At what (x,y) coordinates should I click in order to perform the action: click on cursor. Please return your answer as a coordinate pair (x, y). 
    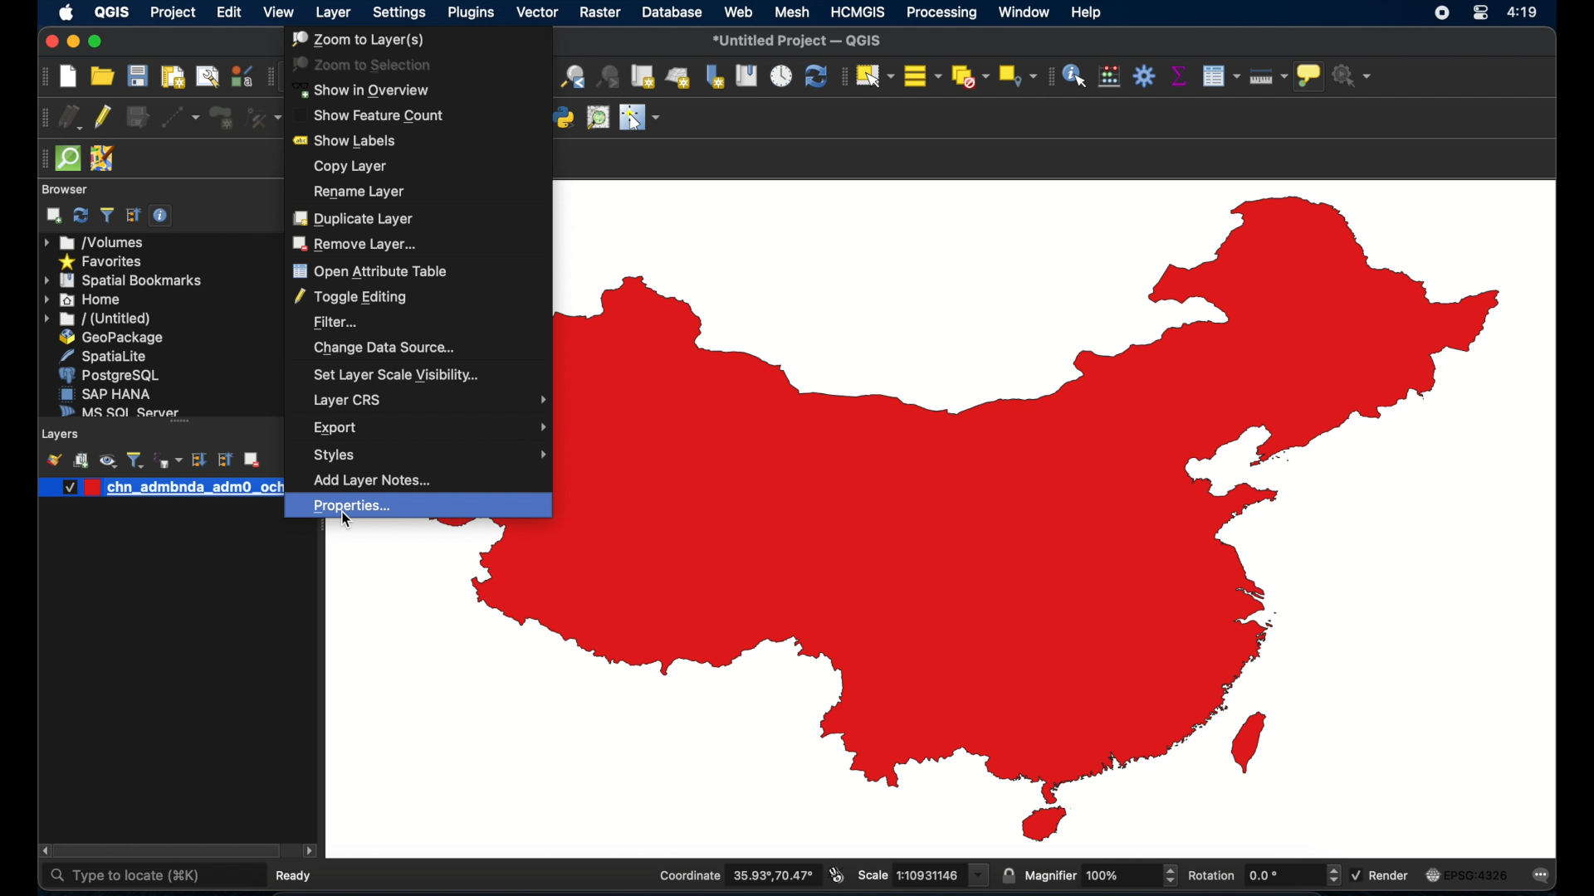
    Looking at the image, I should click on (347, 522).